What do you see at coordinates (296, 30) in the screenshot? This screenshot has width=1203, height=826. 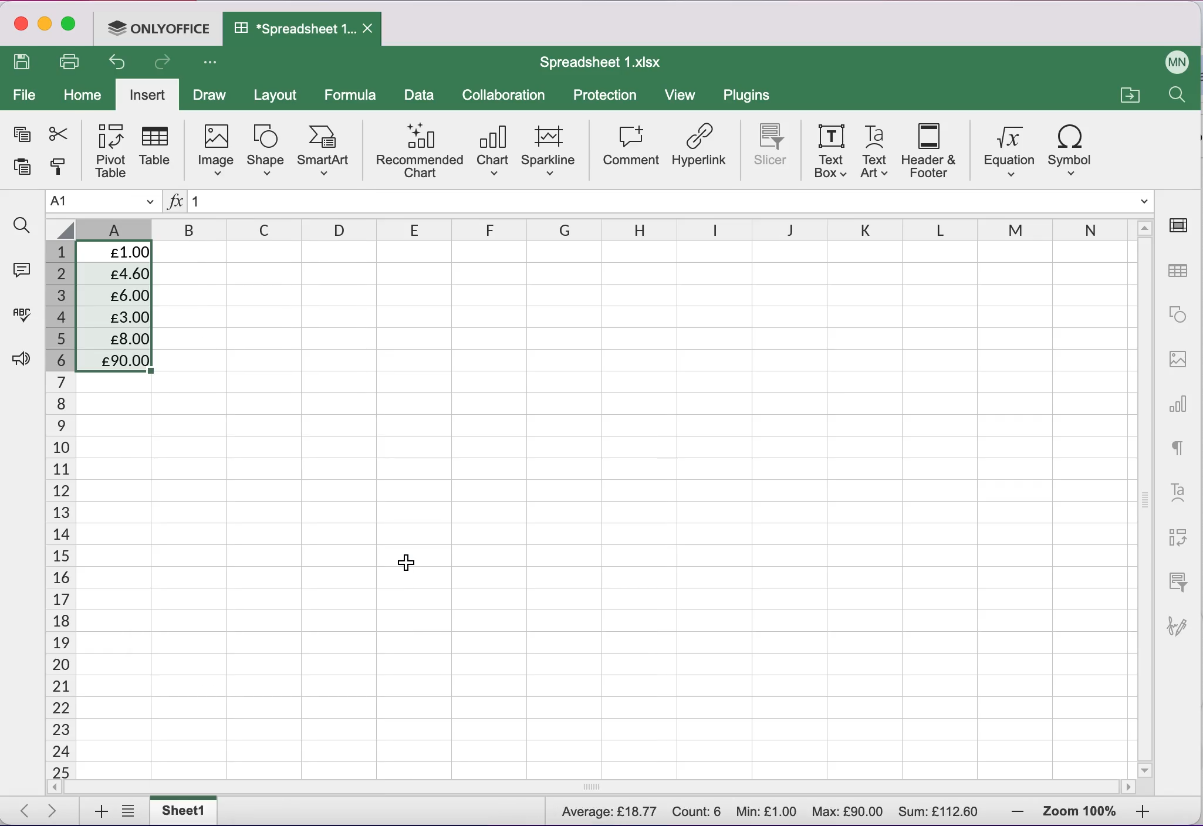 I see `Spreadsheet 1.xIsx` at bounding box center [296, 30].